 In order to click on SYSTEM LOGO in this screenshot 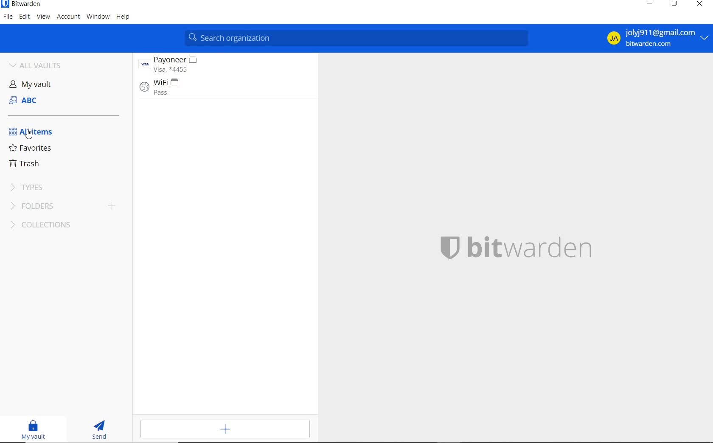, I will do `click(532, 246)`.